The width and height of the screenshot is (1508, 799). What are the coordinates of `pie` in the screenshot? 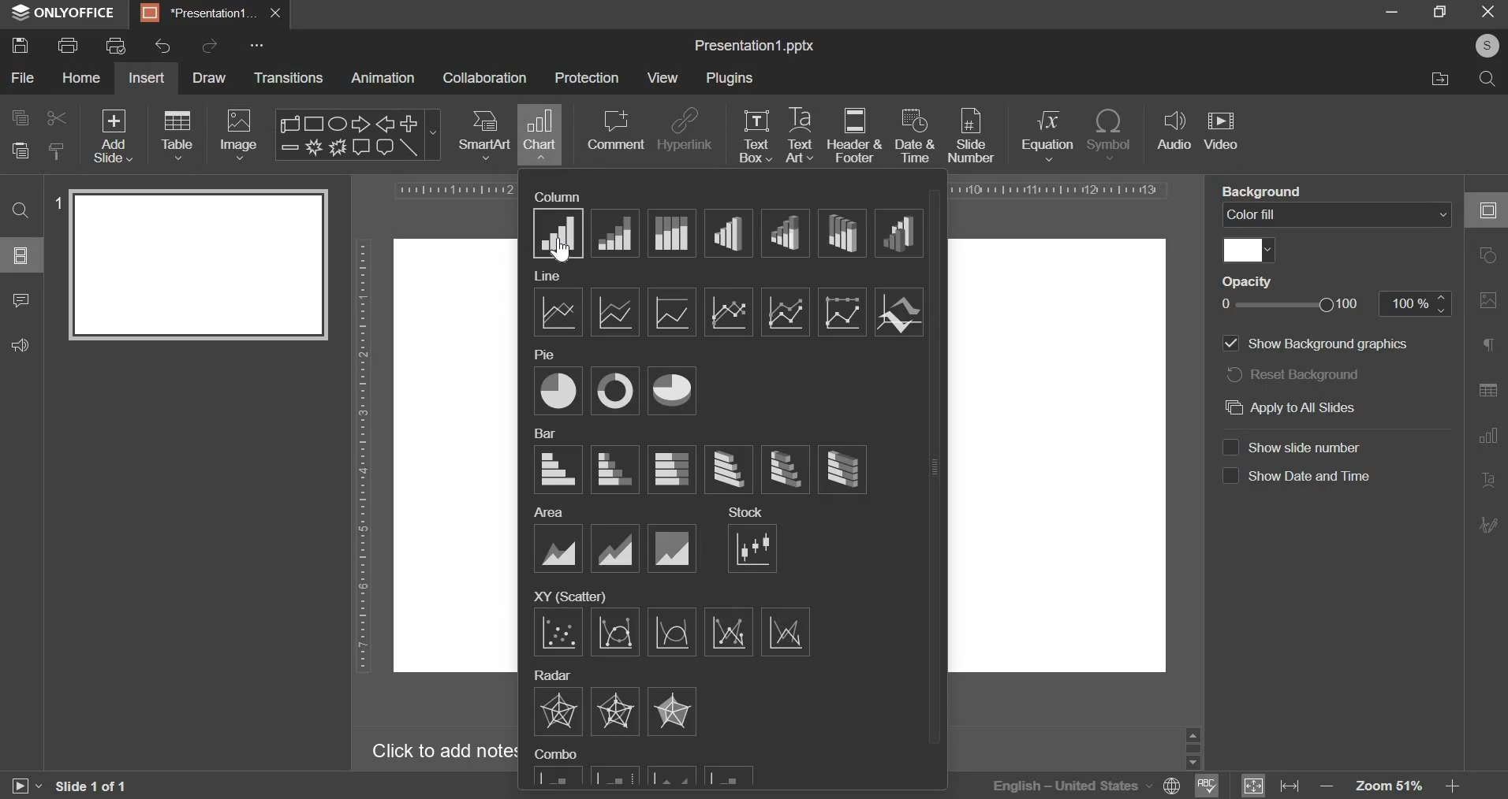 It's located at (547, 355).